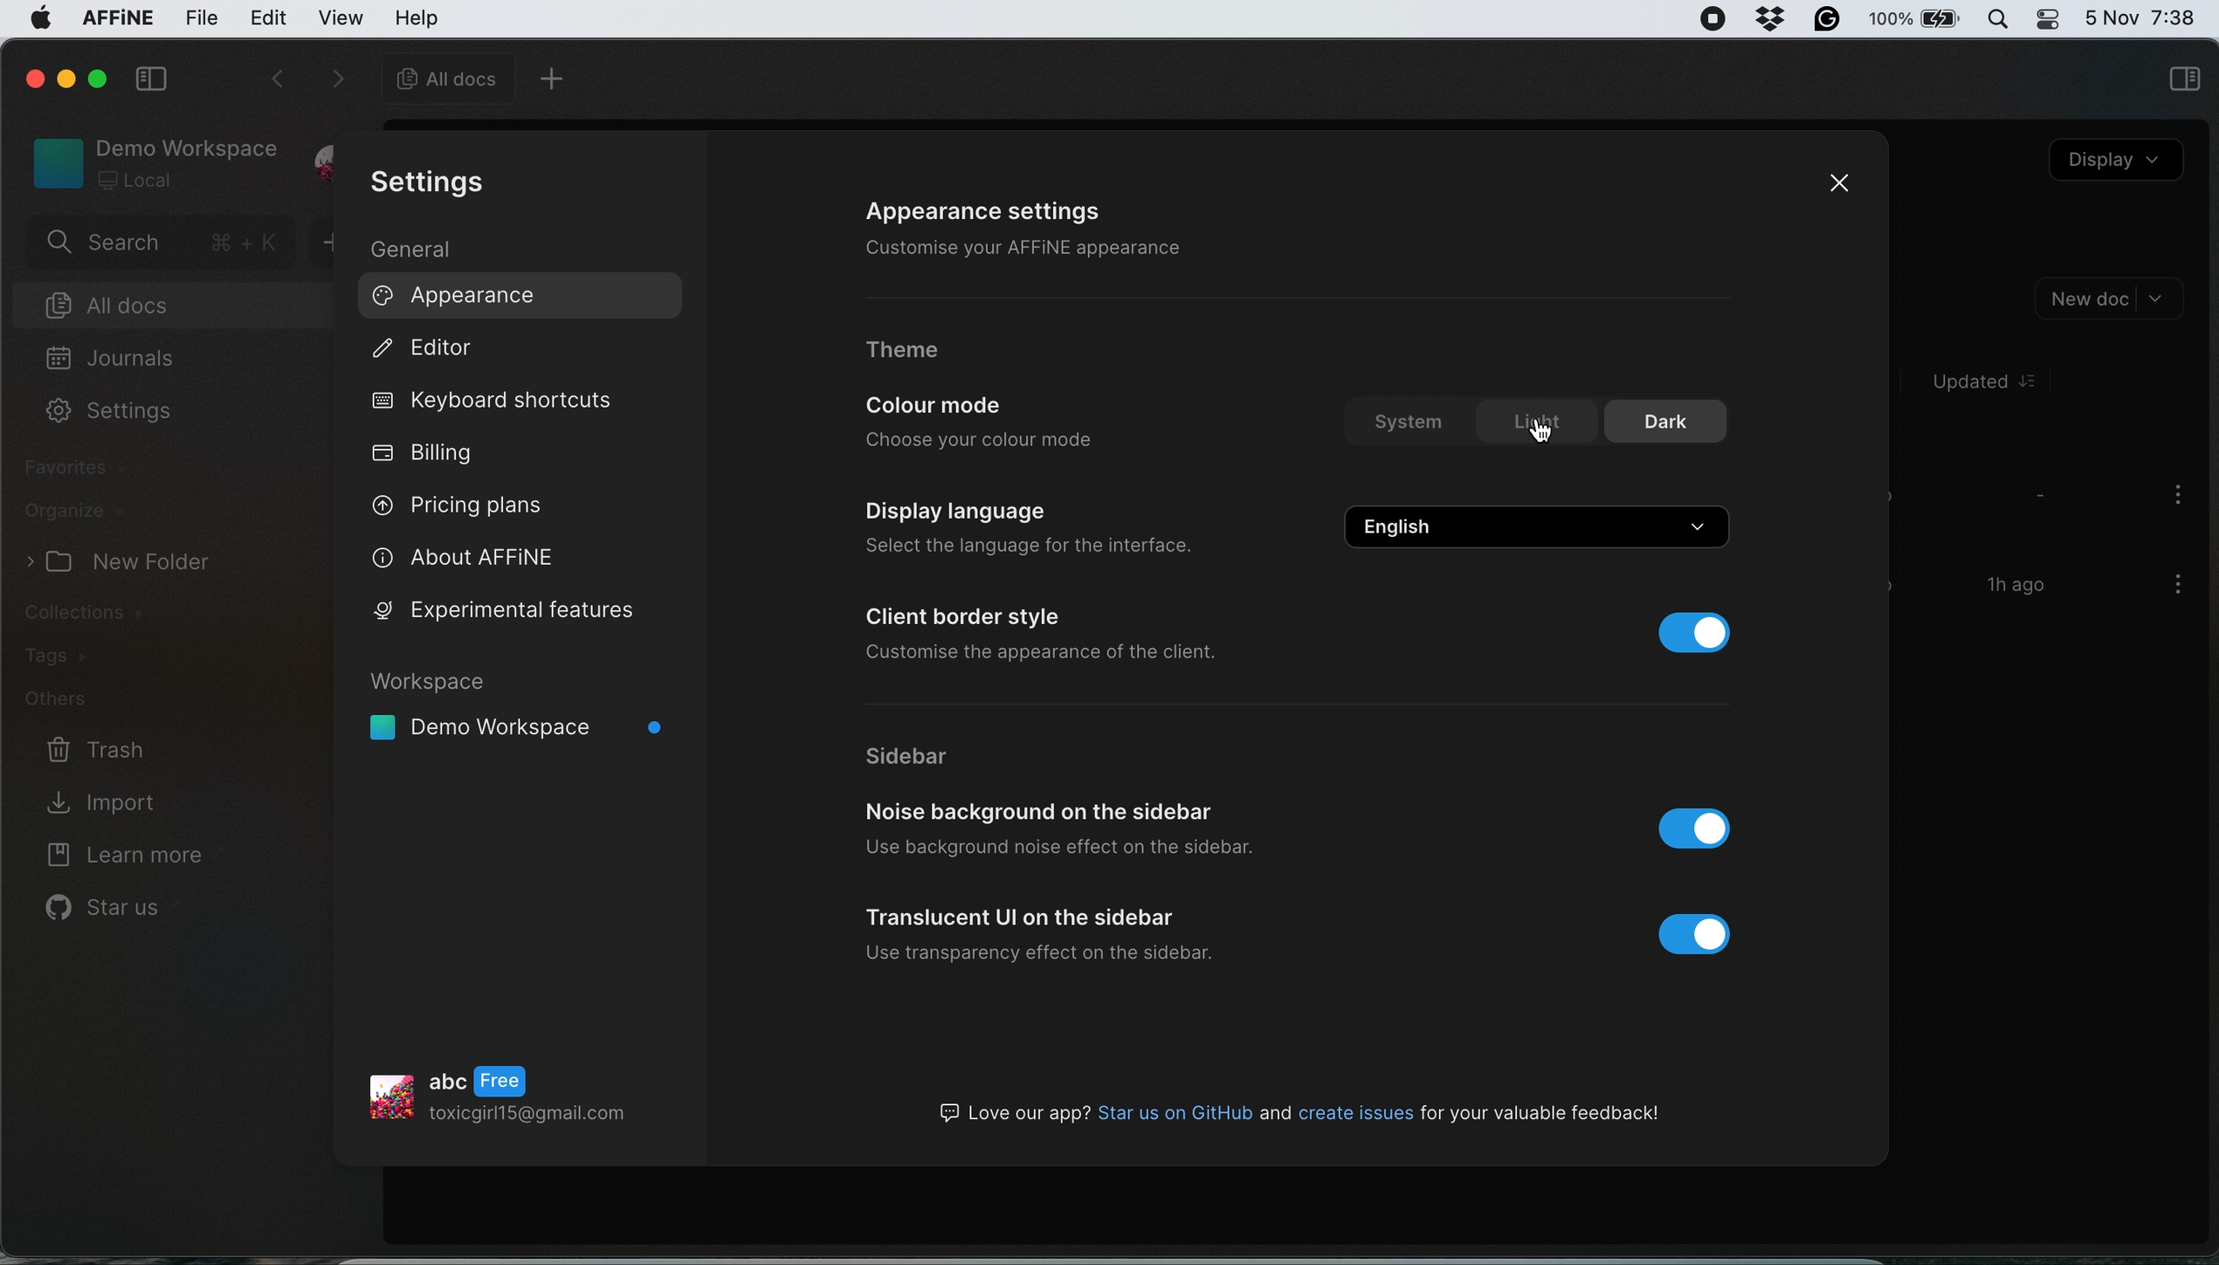  I want to click on workspace, so click(520, 680).